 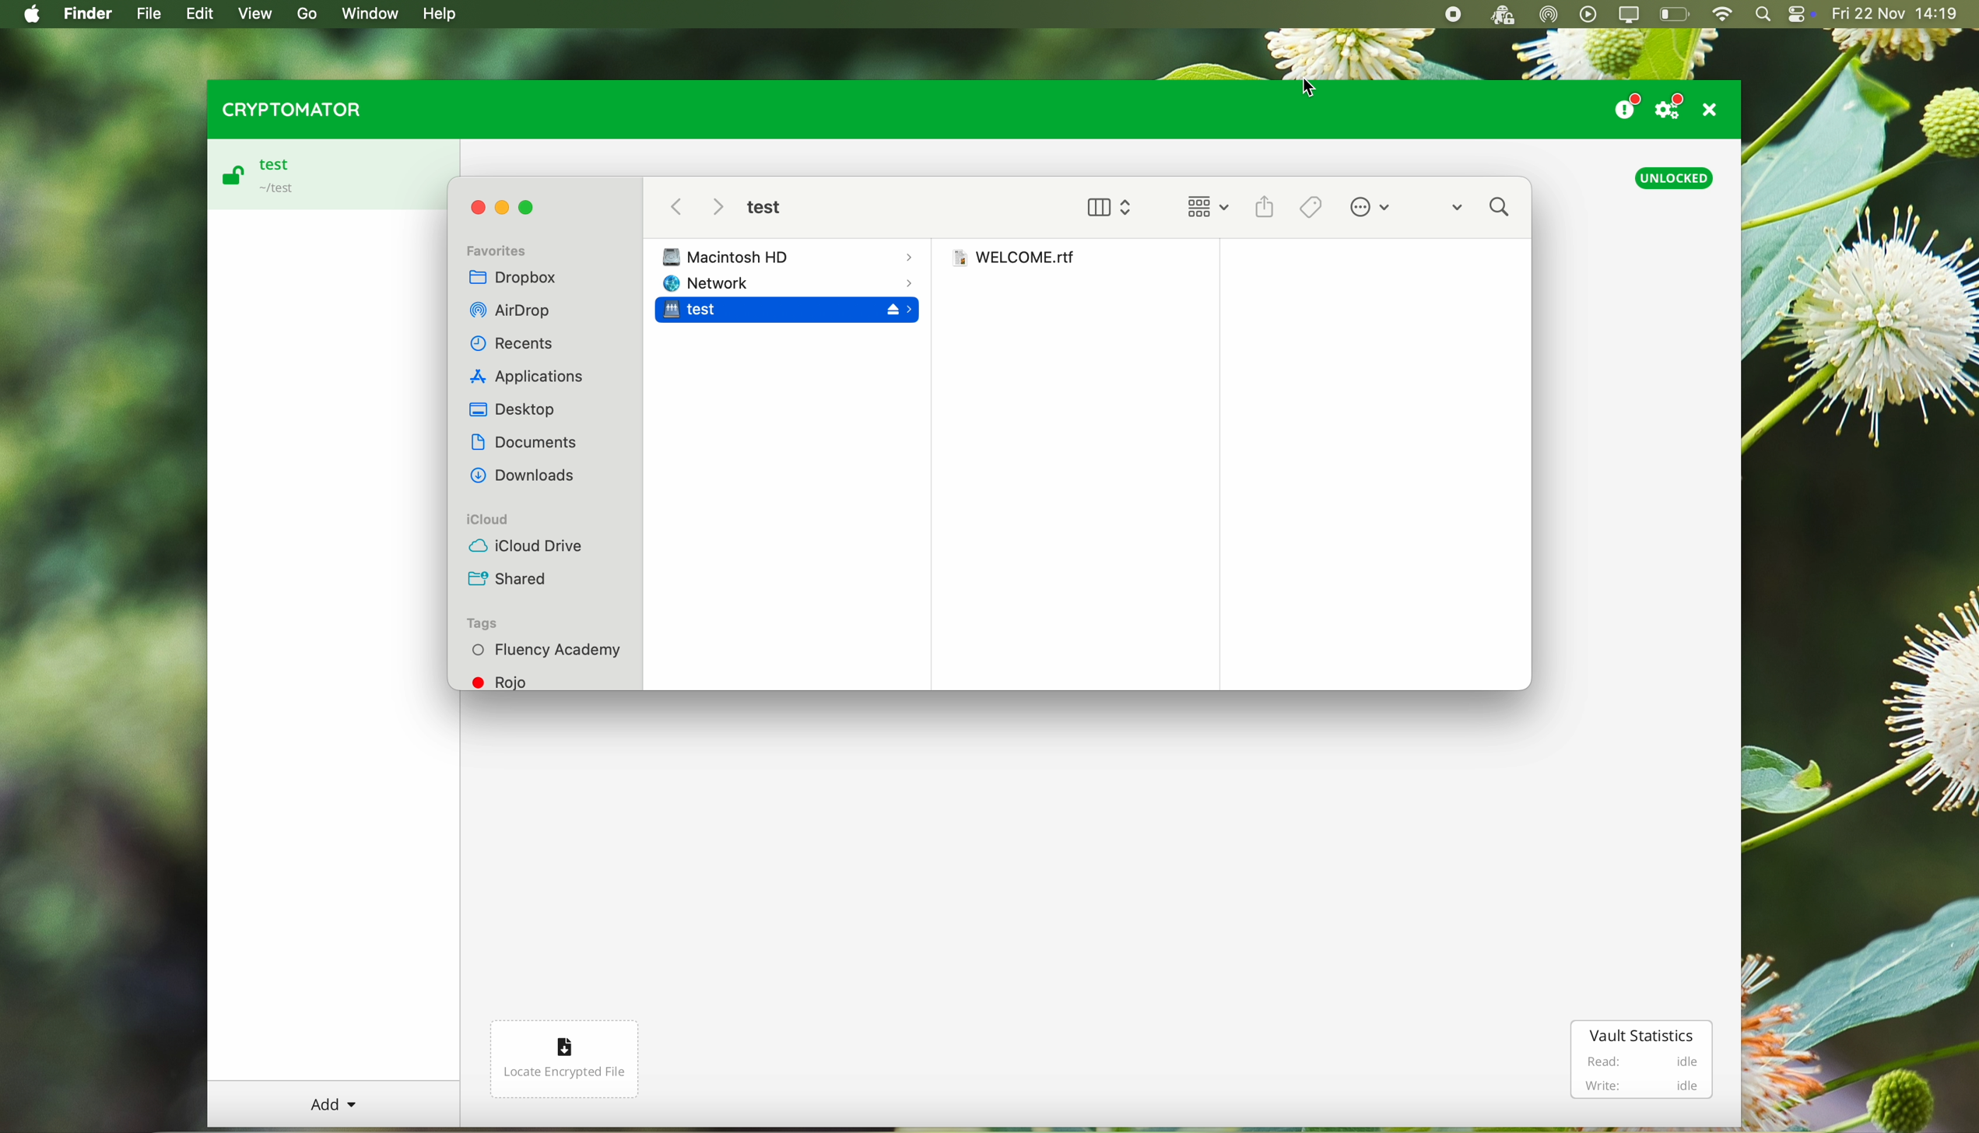 I want to click on cursor, so click(x=1310, y=86).